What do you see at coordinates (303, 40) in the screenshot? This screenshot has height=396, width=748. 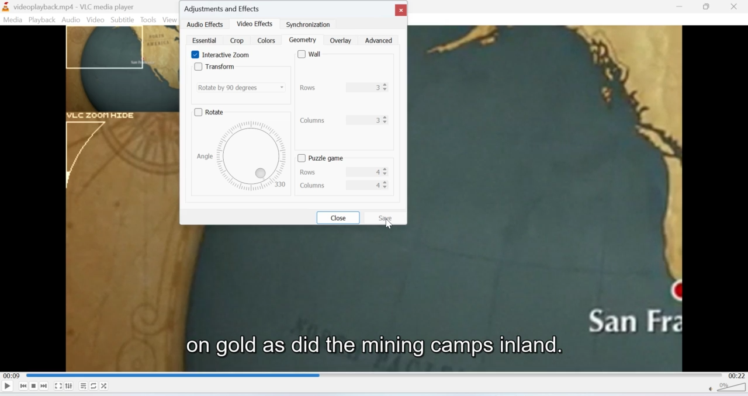 I see `geometry` at bounding box center [303, 40].